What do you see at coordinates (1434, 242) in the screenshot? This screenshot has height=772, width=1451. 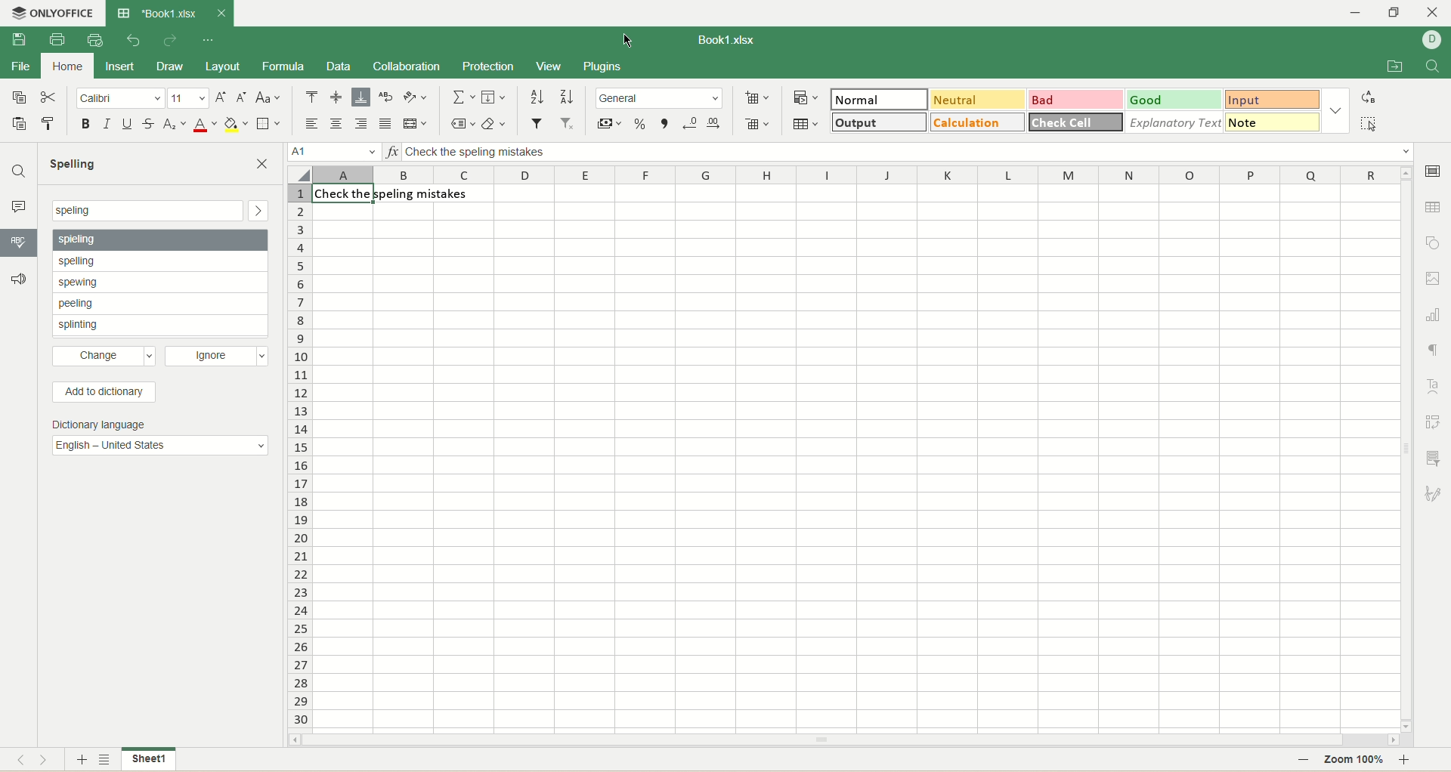 I see `object settings` at bounding box center [1434, 242].